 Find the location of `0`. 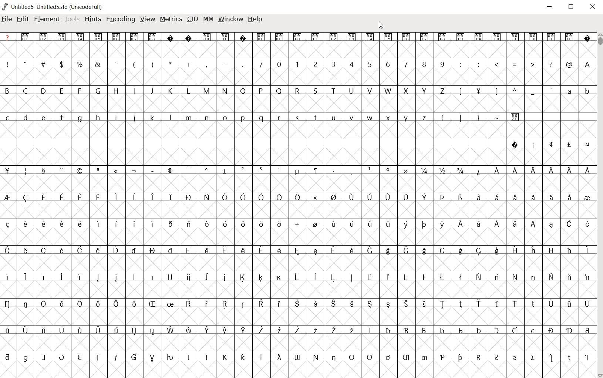

0 is located at coordinates (278, 64).